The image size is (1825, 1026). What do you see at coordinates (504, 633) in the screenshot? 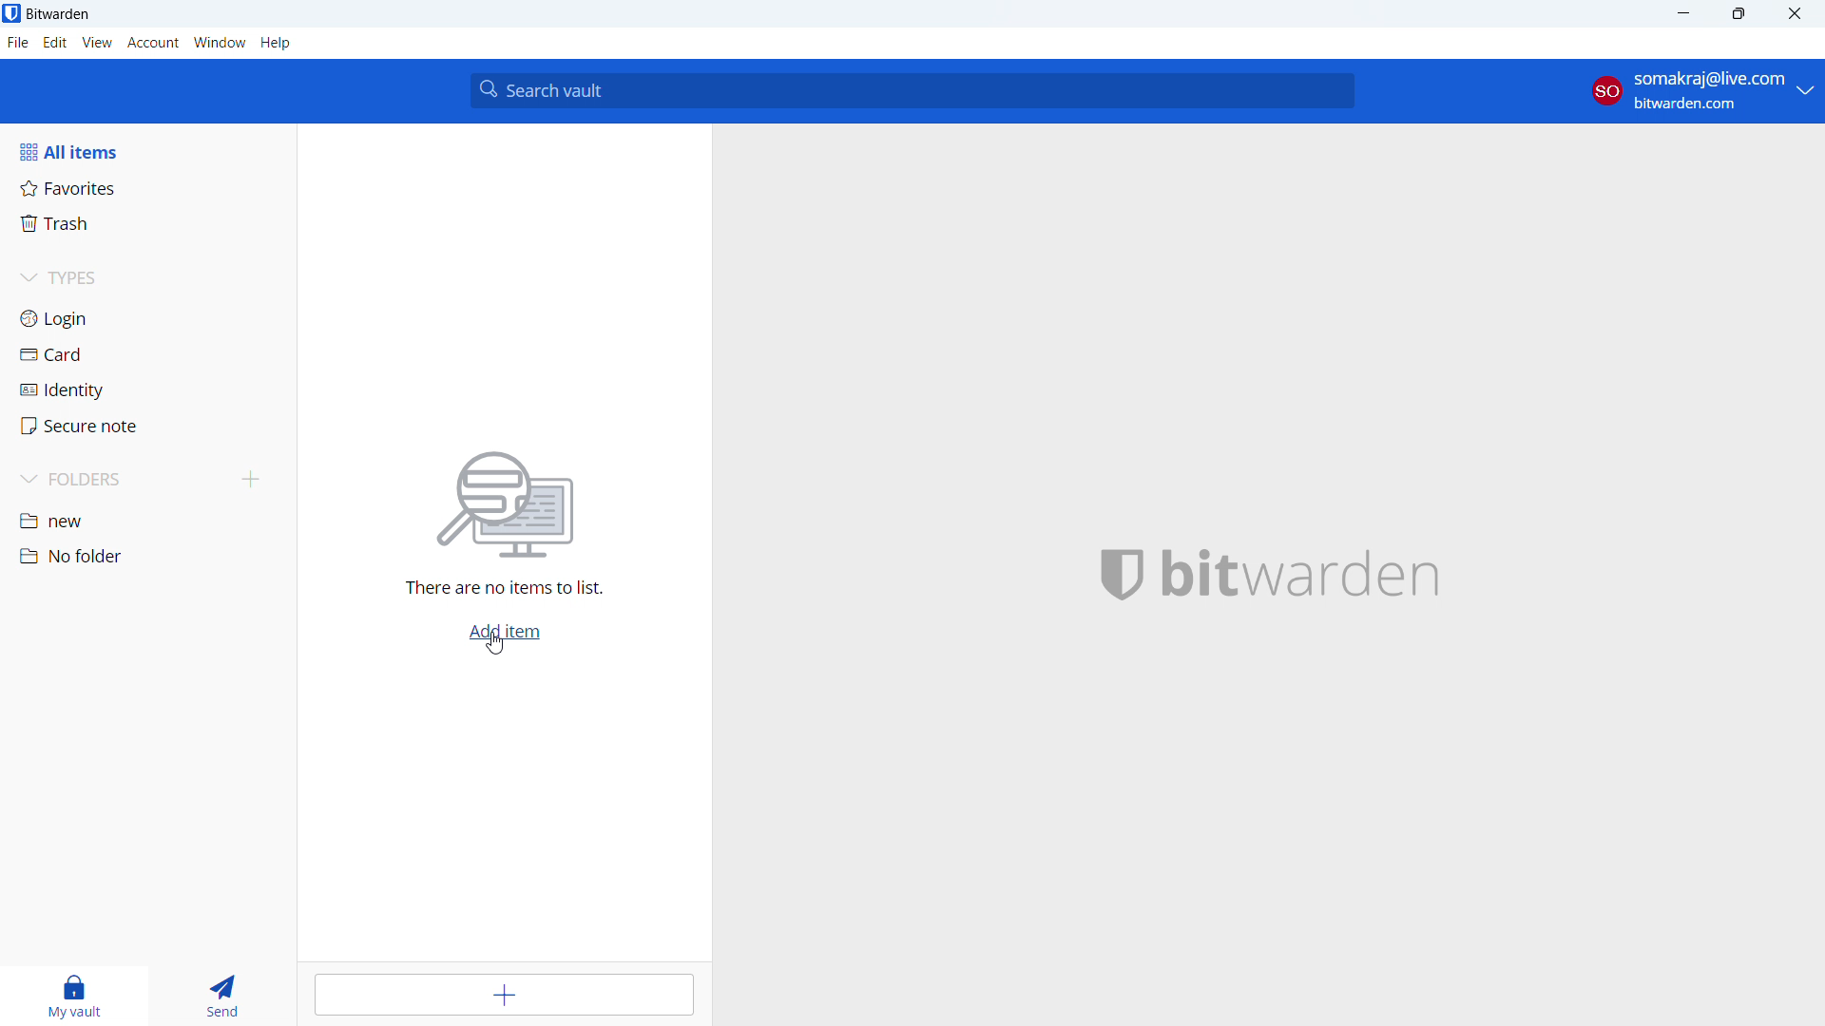
I see `add item` at bounding box center [504, 633].